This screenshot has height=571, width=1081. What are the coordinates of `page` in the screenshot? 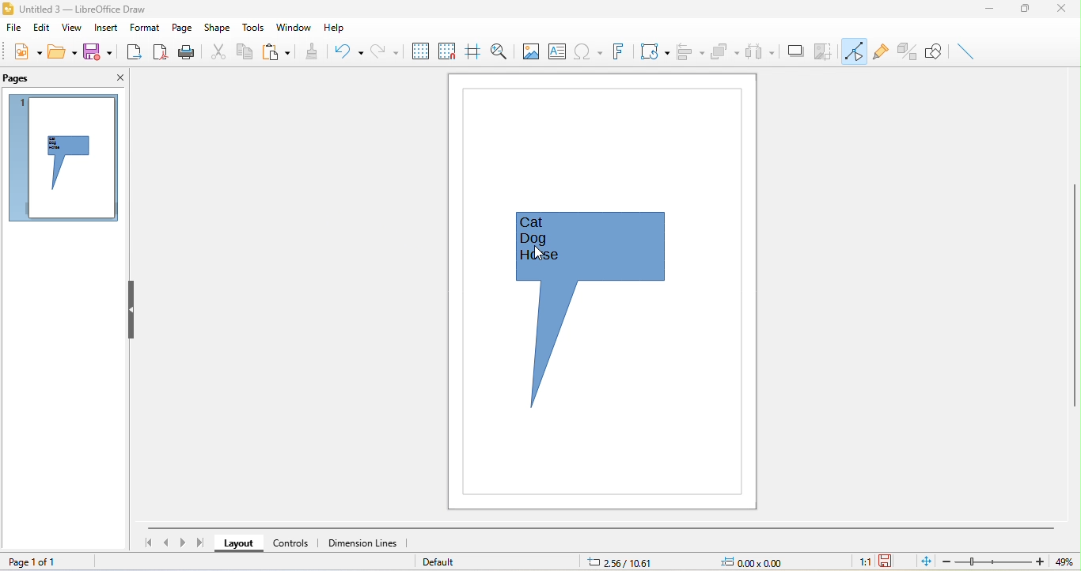 It's located at (181, 26).